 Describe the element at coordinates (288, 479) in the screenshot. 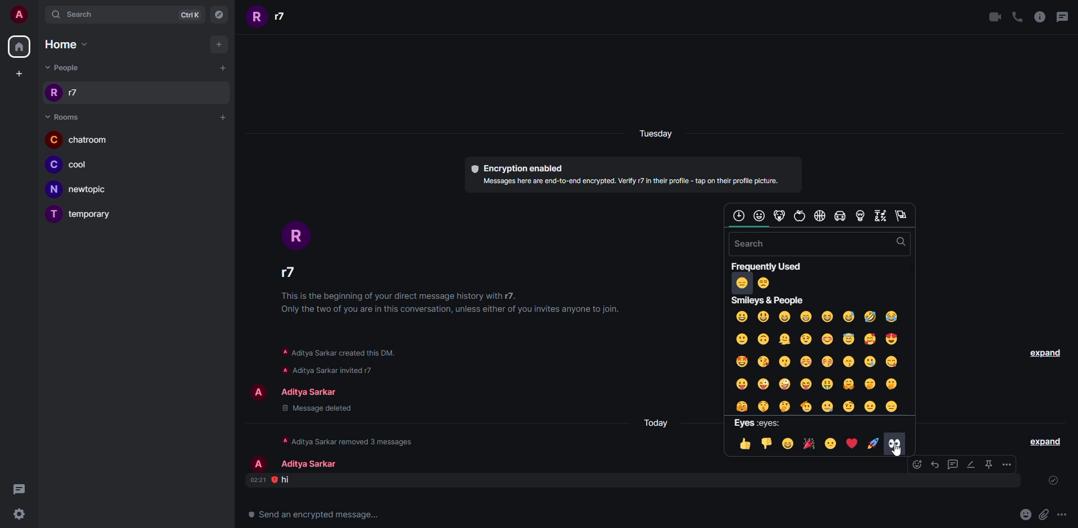

I see `message` at that location.